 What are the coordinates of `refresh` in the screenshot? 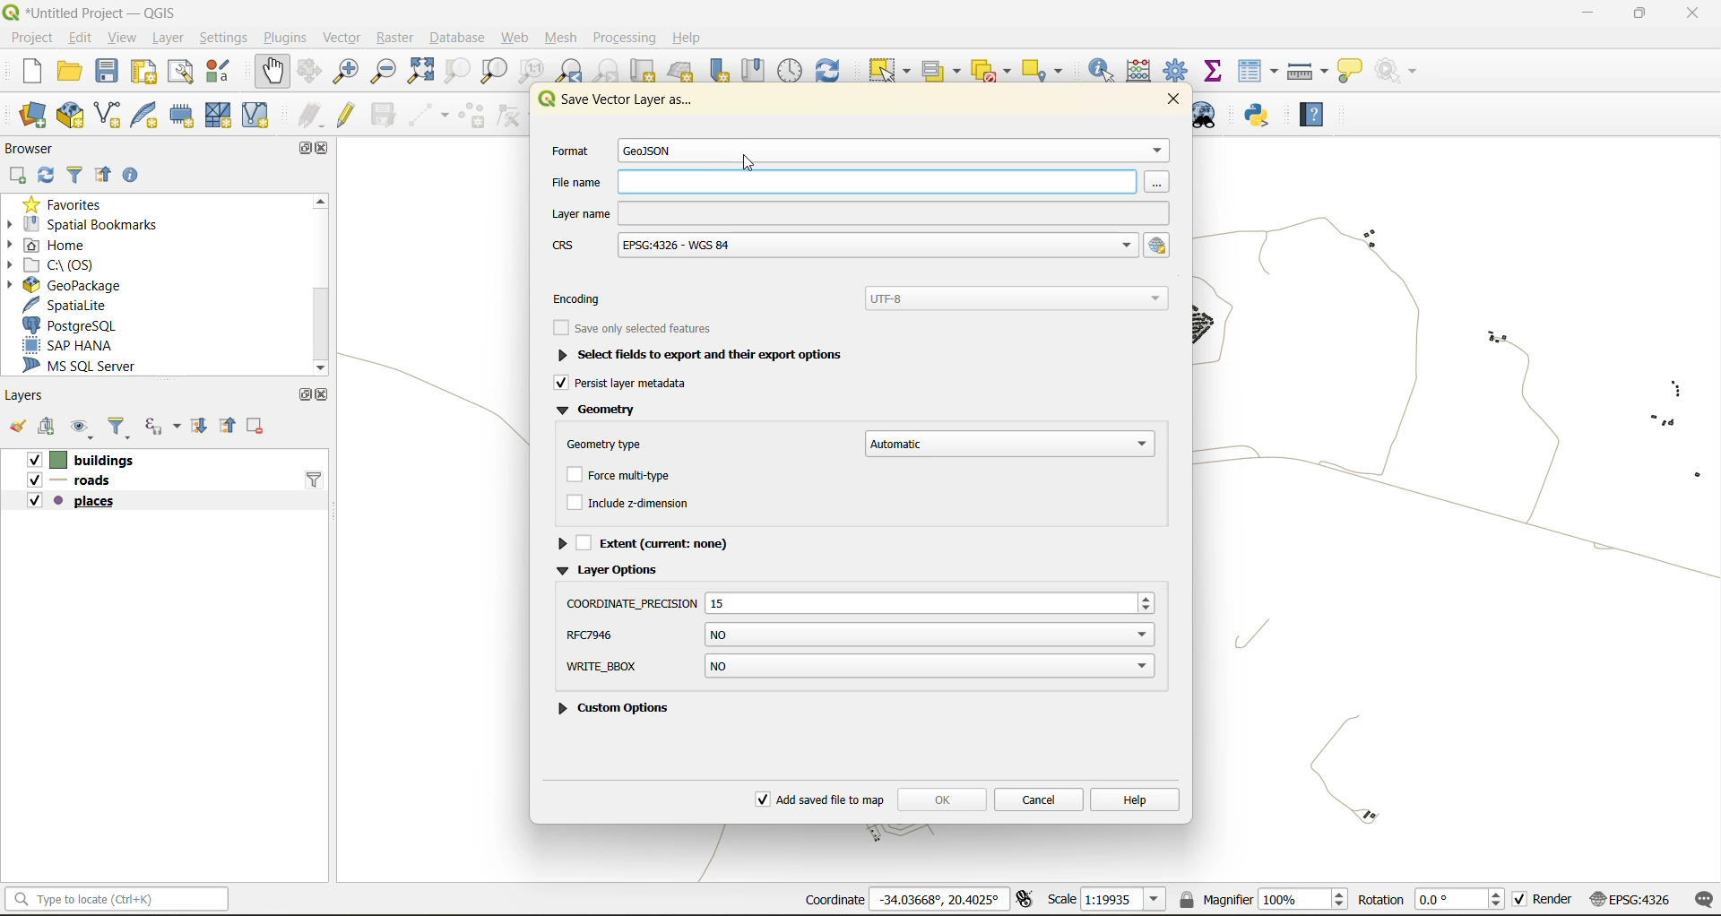 It's located at (49, 174).